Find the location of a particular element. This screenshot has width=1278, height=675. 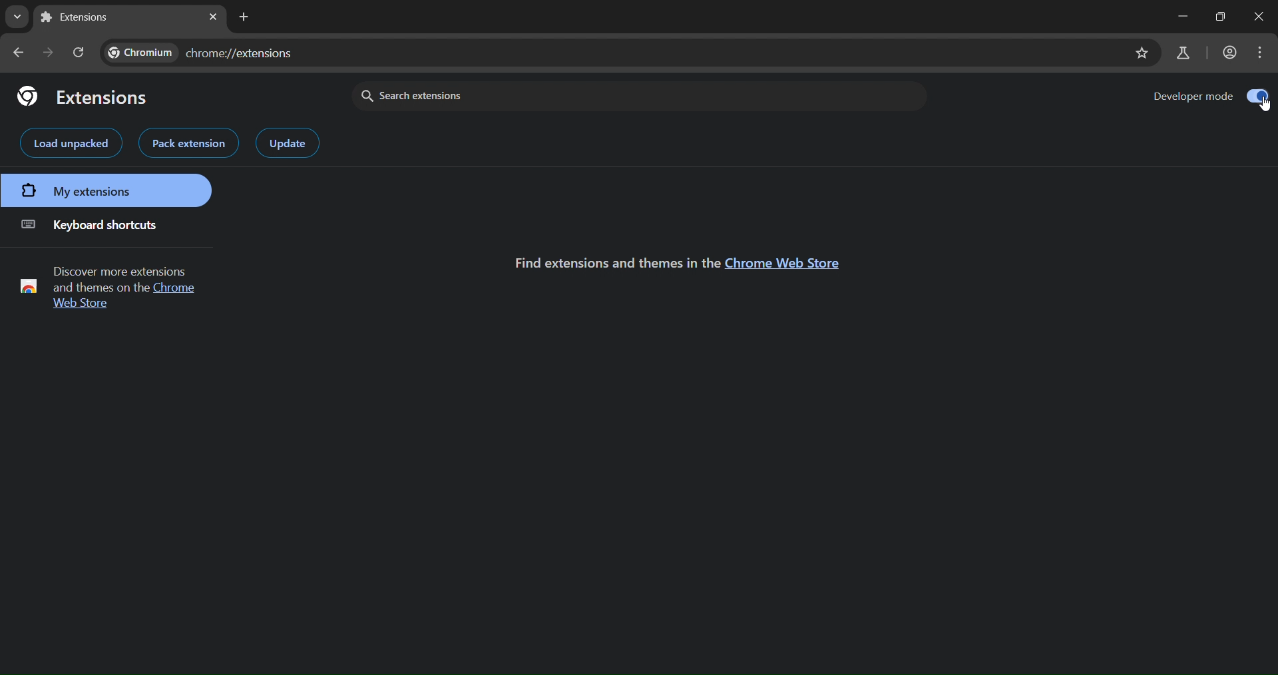

Find extensions and themes in the  is located at coordinates (616, 261).